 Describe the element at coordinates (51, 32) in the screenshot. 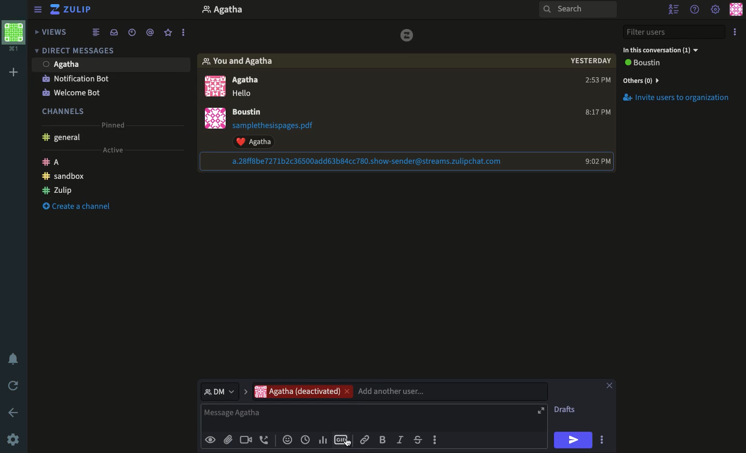

I see `Views` at that location.